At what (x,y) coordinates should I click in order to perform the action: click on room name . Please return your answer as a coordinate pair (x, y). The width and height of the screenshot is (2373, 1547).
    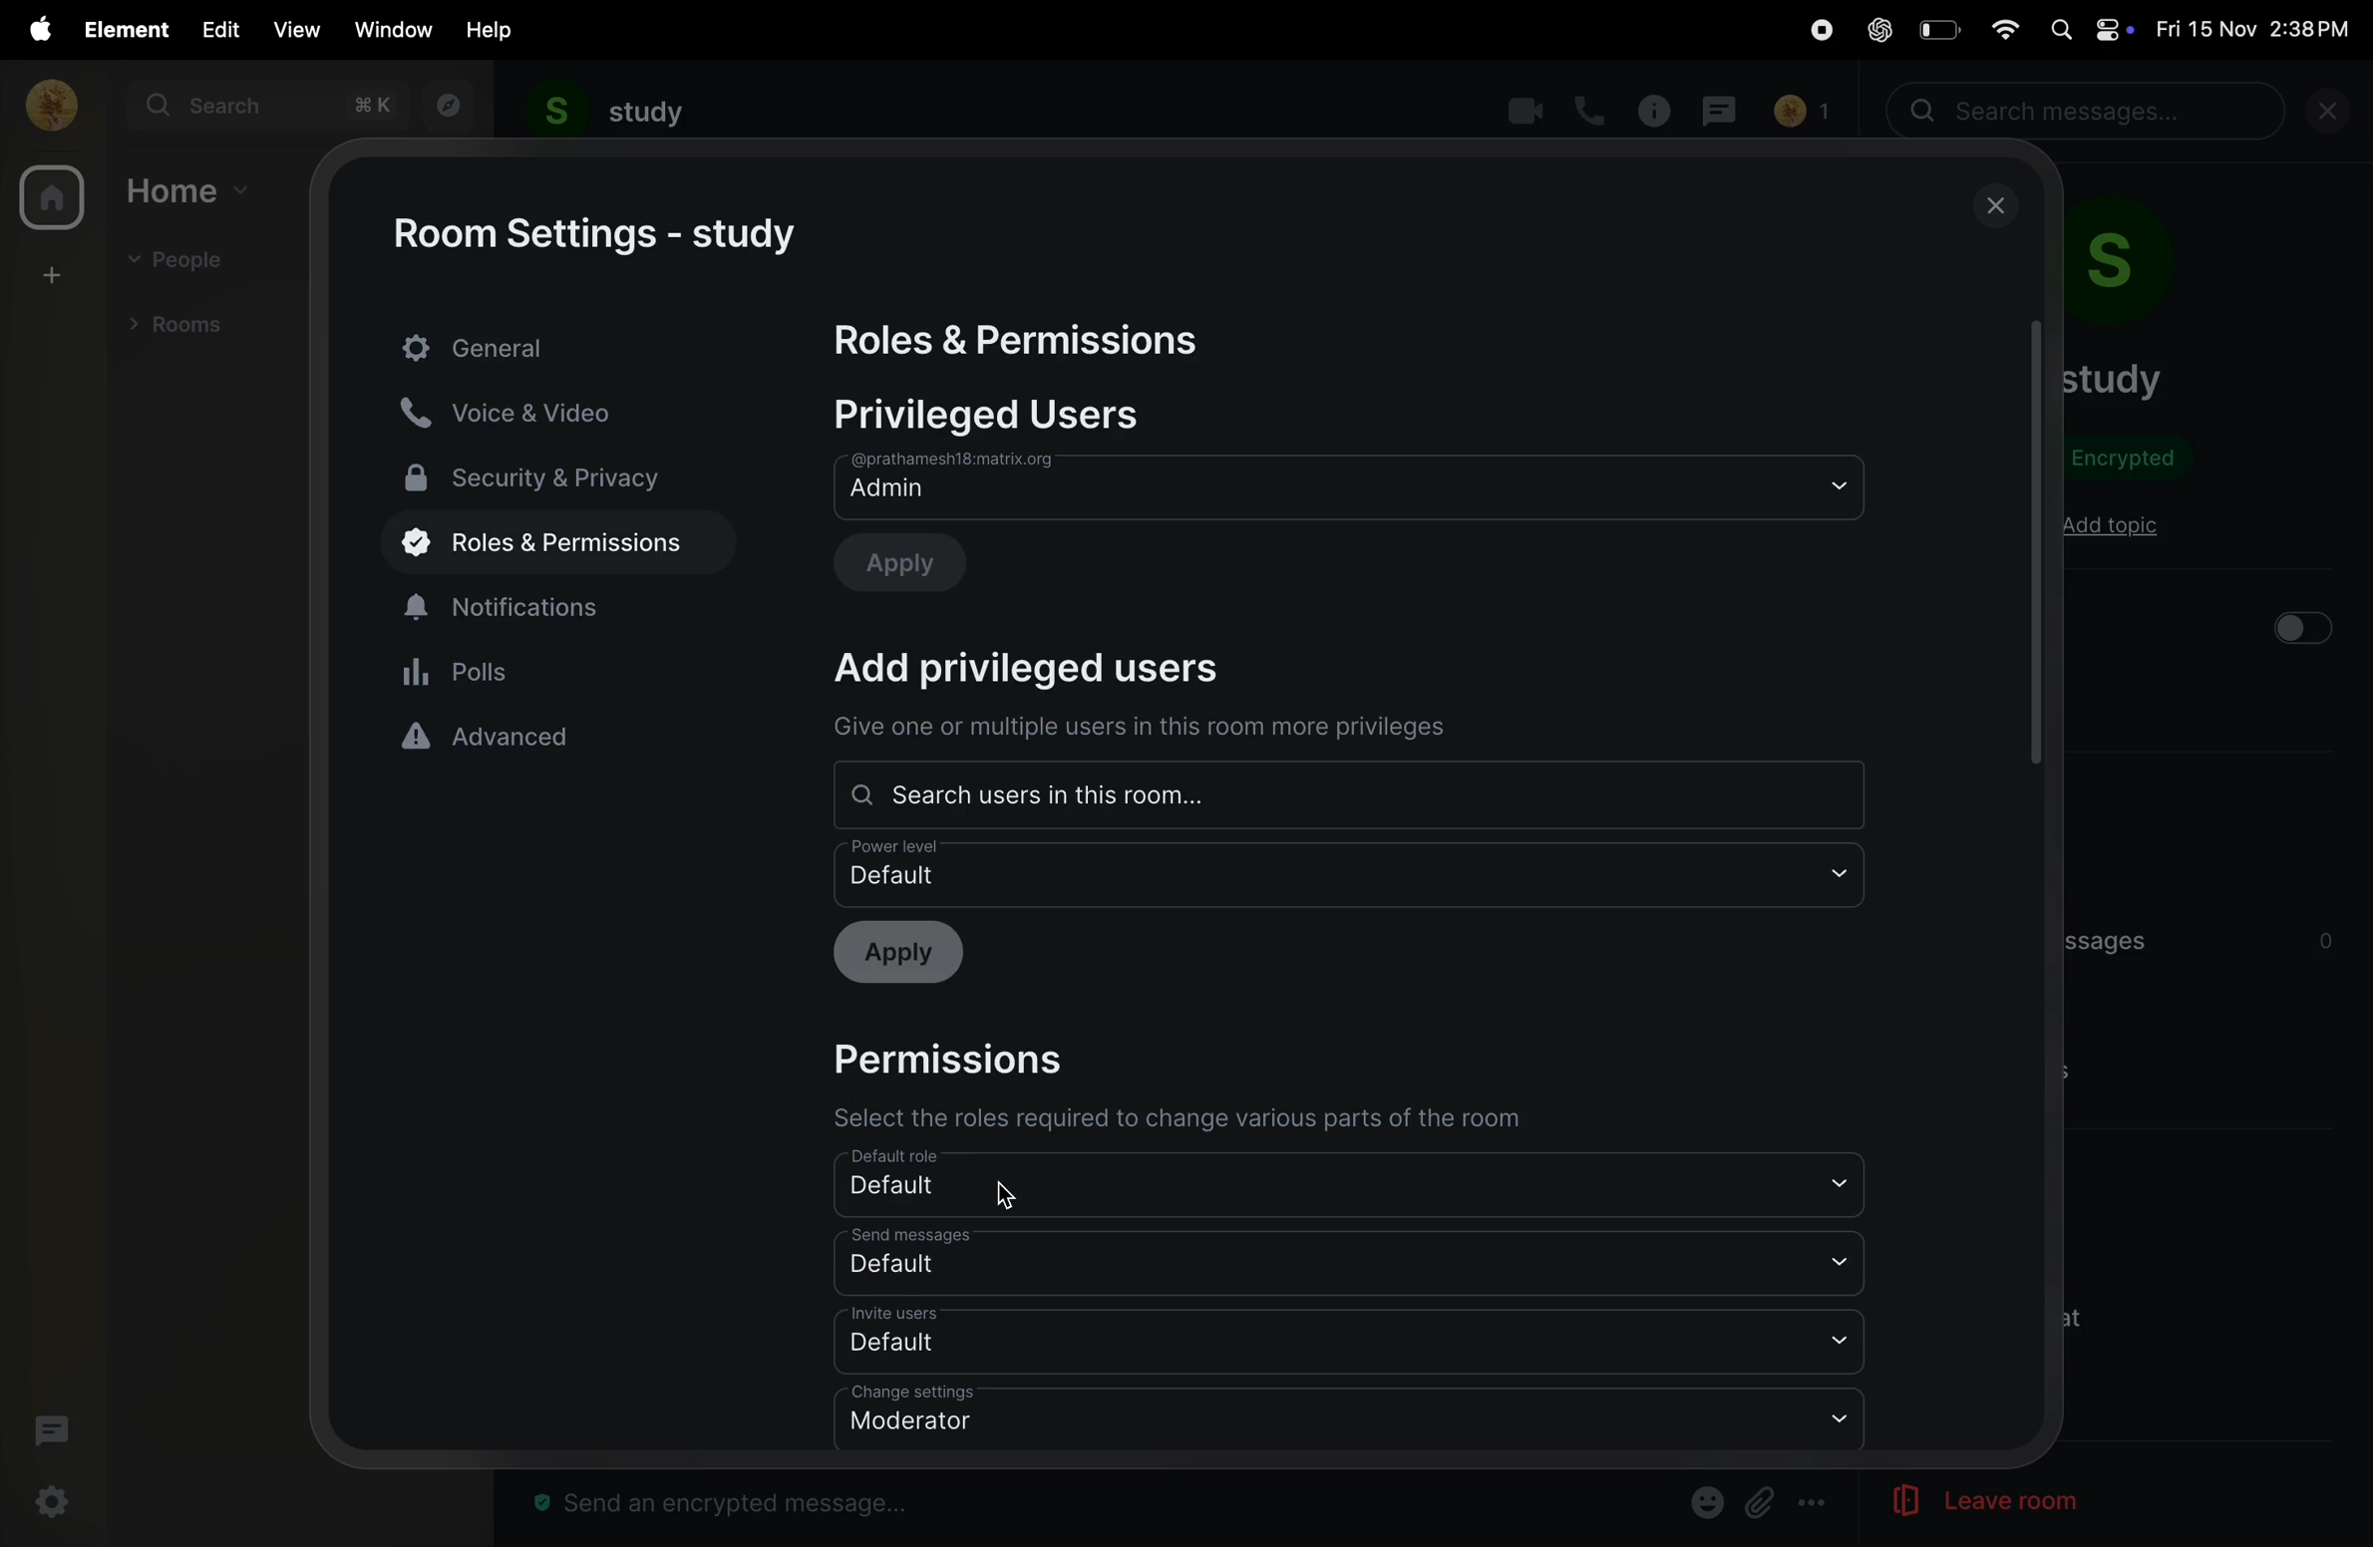
    Looking at the image, I should click on (2114, 379).